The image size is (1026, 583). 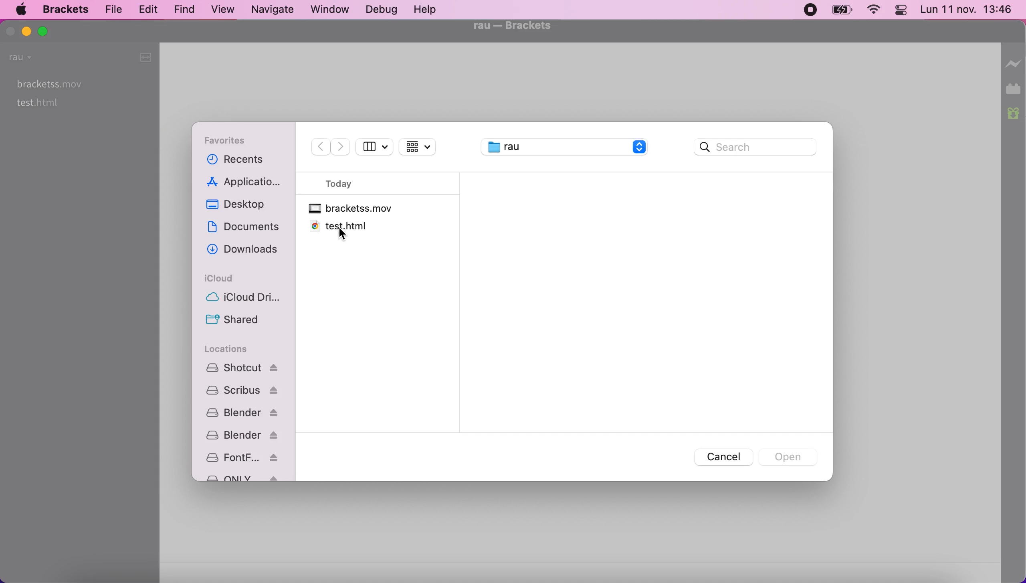 What do you see at coordinates (427, 147) in the screenshot?
I see `change the item grouping` at bounding box center [427, 147].